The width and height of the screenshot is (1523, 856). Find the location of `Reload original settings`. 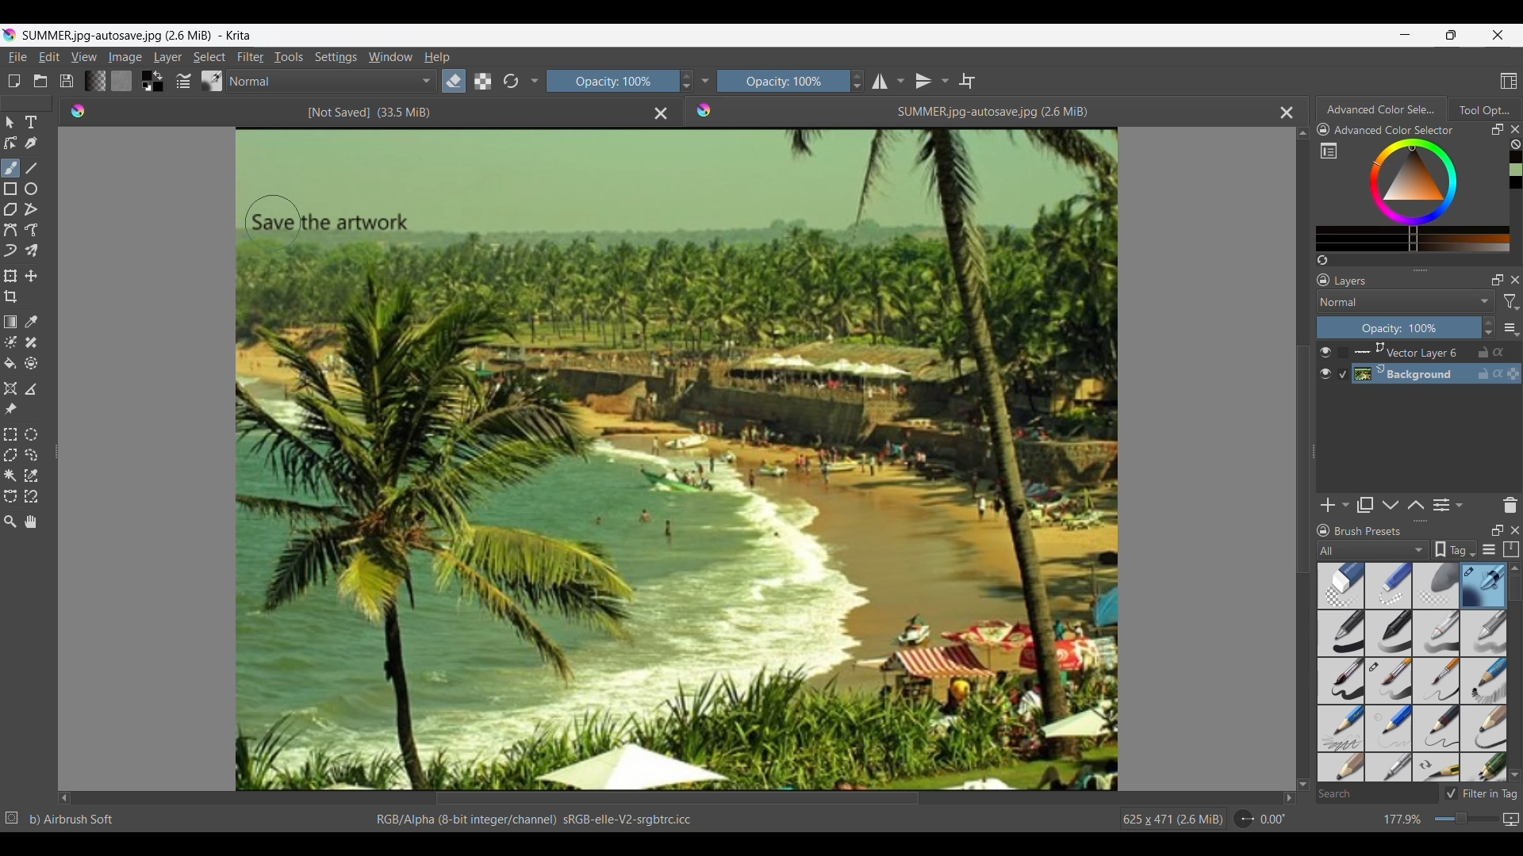

Reload original settings is located at coordinates (510, 81).